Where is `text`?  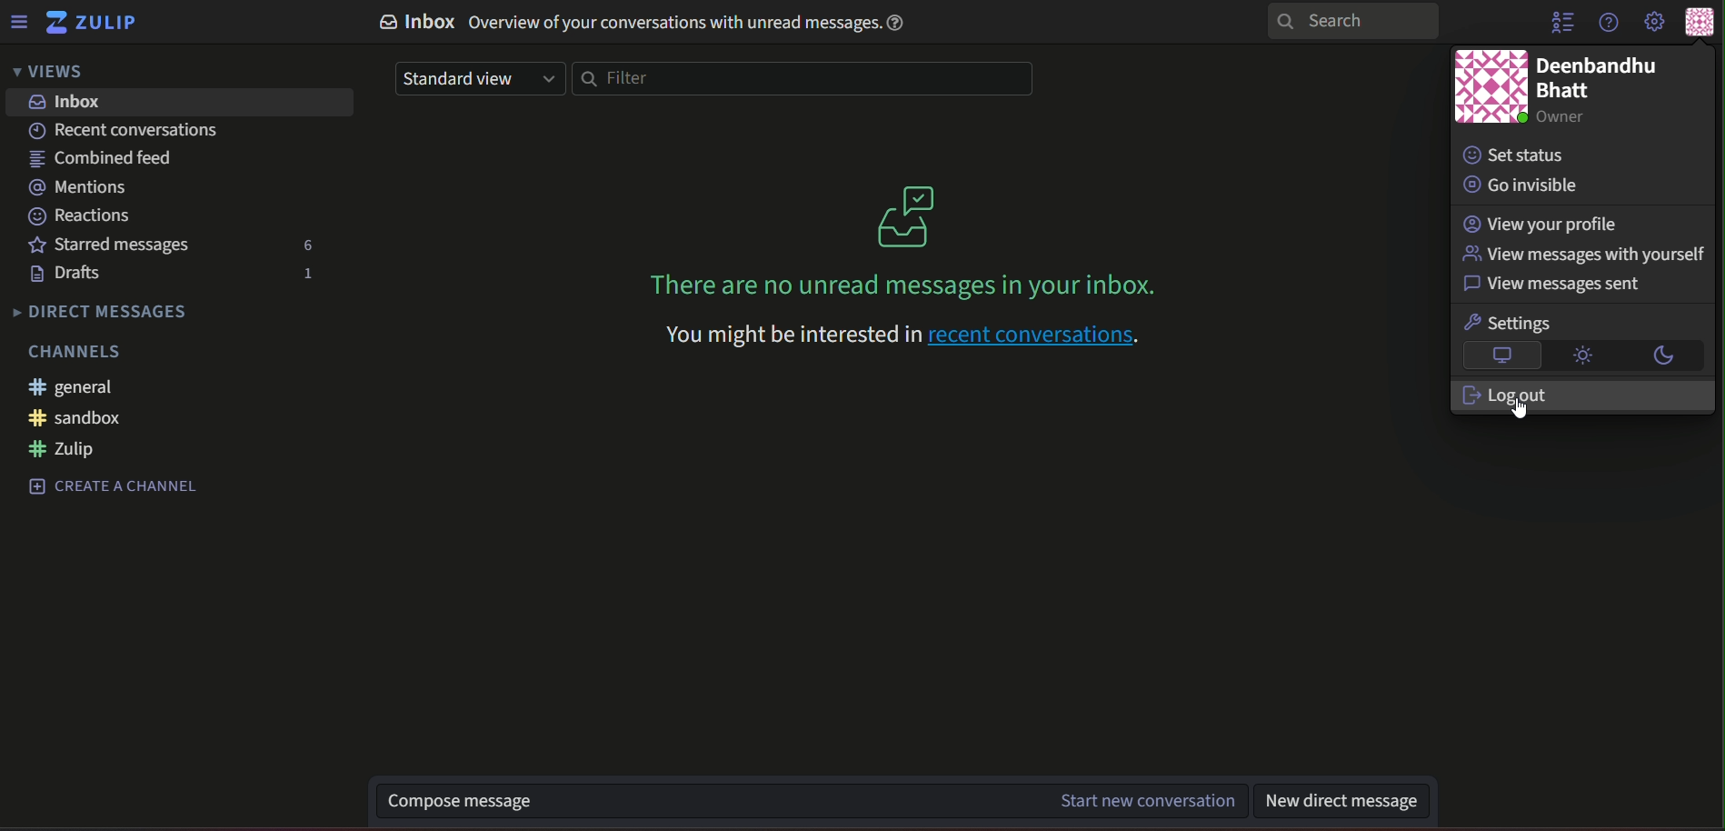
text is located at coordinates (102, 157).